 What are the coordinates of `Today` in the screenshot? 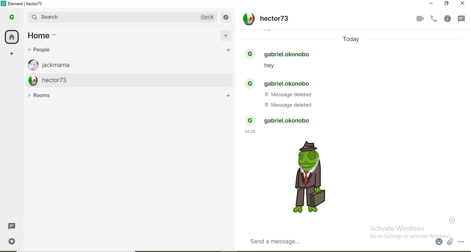 It's located at (351, 39).